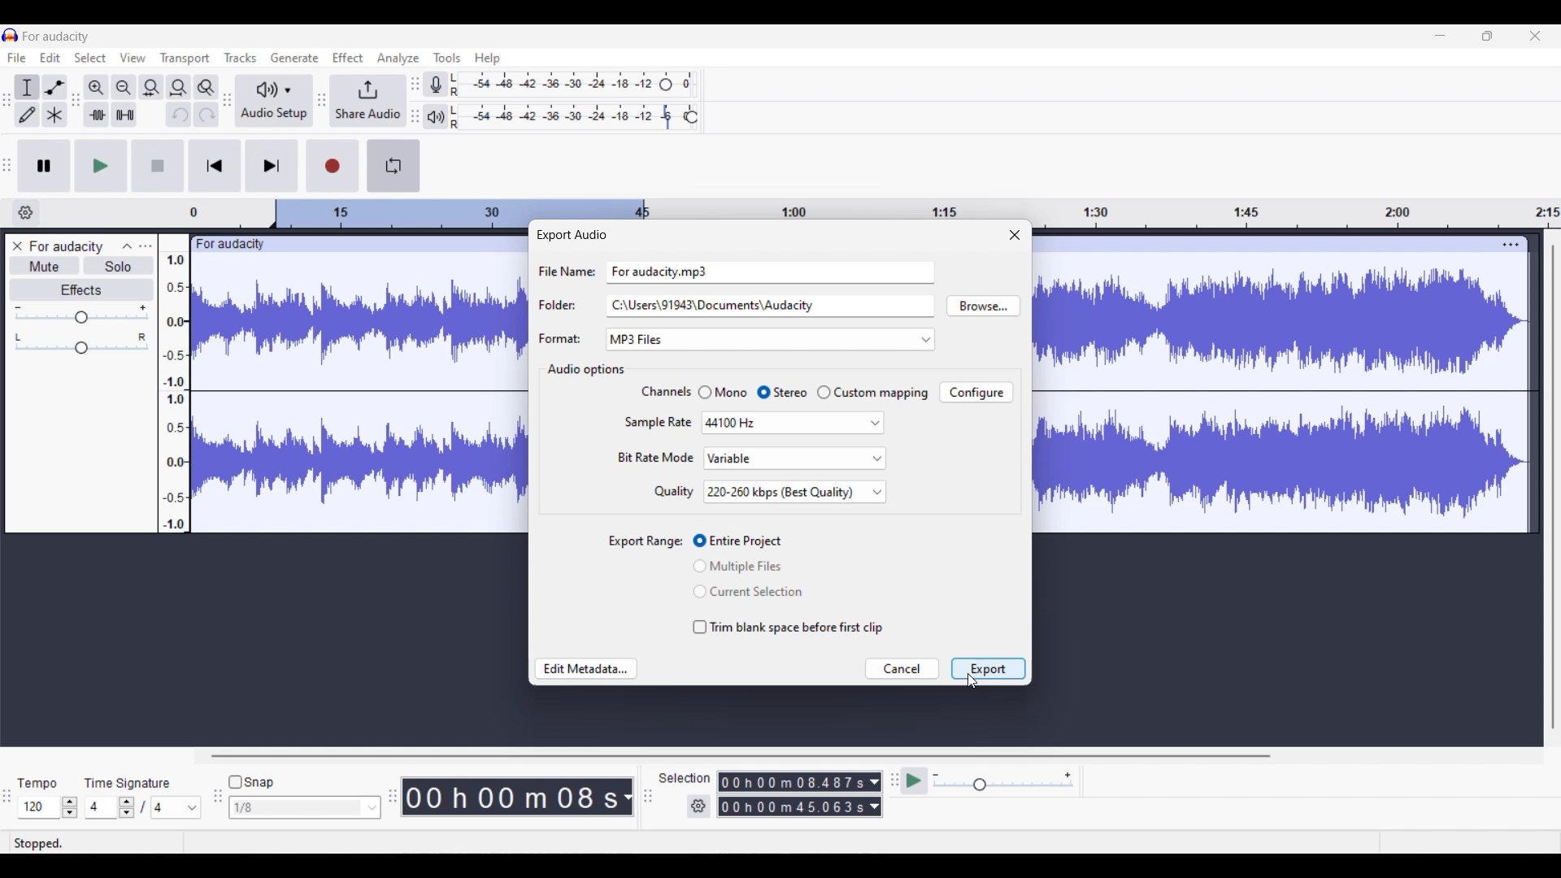 The image size is (1561, 878). Describe the element at coordinates (769, 305) in the screenshot. I see `Text box for Folders` at that location.